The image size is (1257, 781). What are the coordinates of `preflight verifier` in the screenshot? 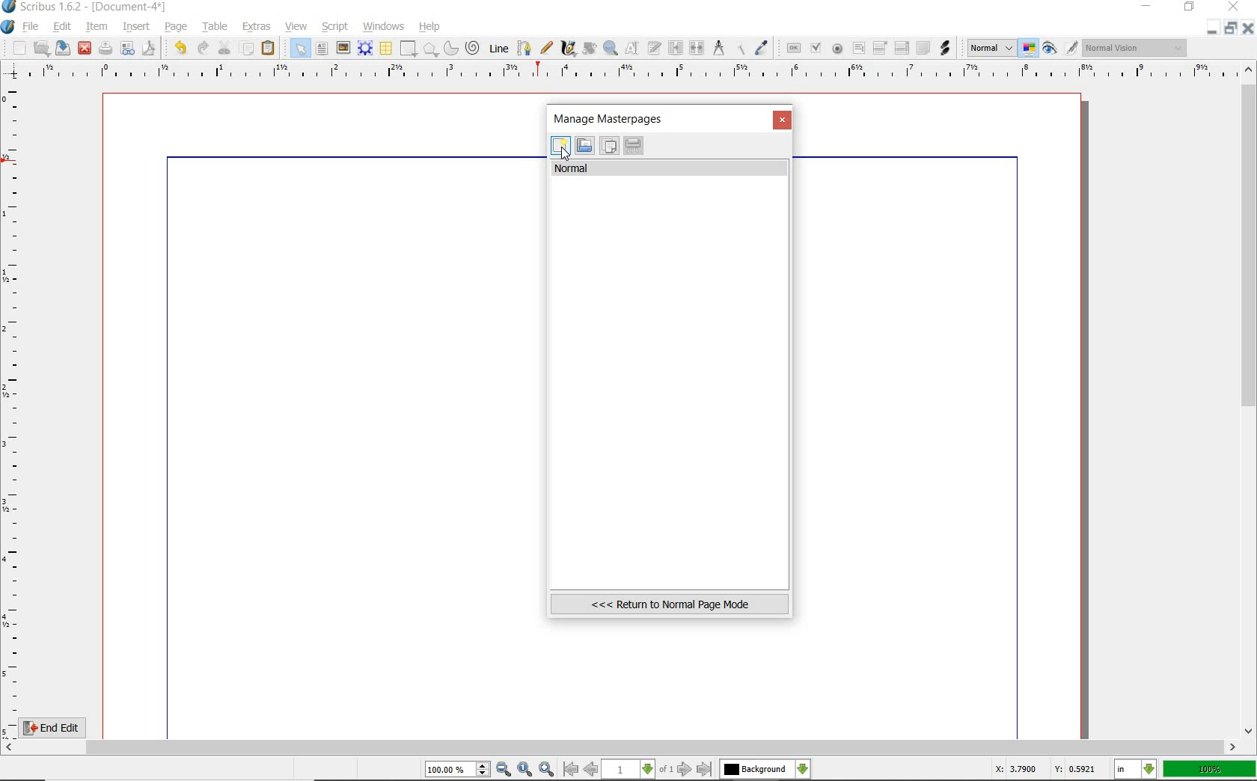 It's located at (128, 49).